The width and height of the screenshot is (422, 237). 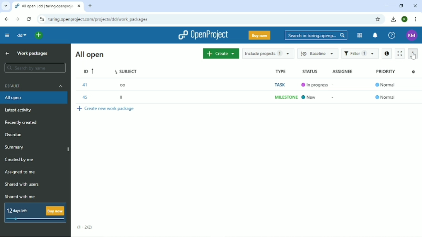 What do you see at coordinates (401, 5) in the screenshot?
I see `Restore down` at bounding box center [401, 5].